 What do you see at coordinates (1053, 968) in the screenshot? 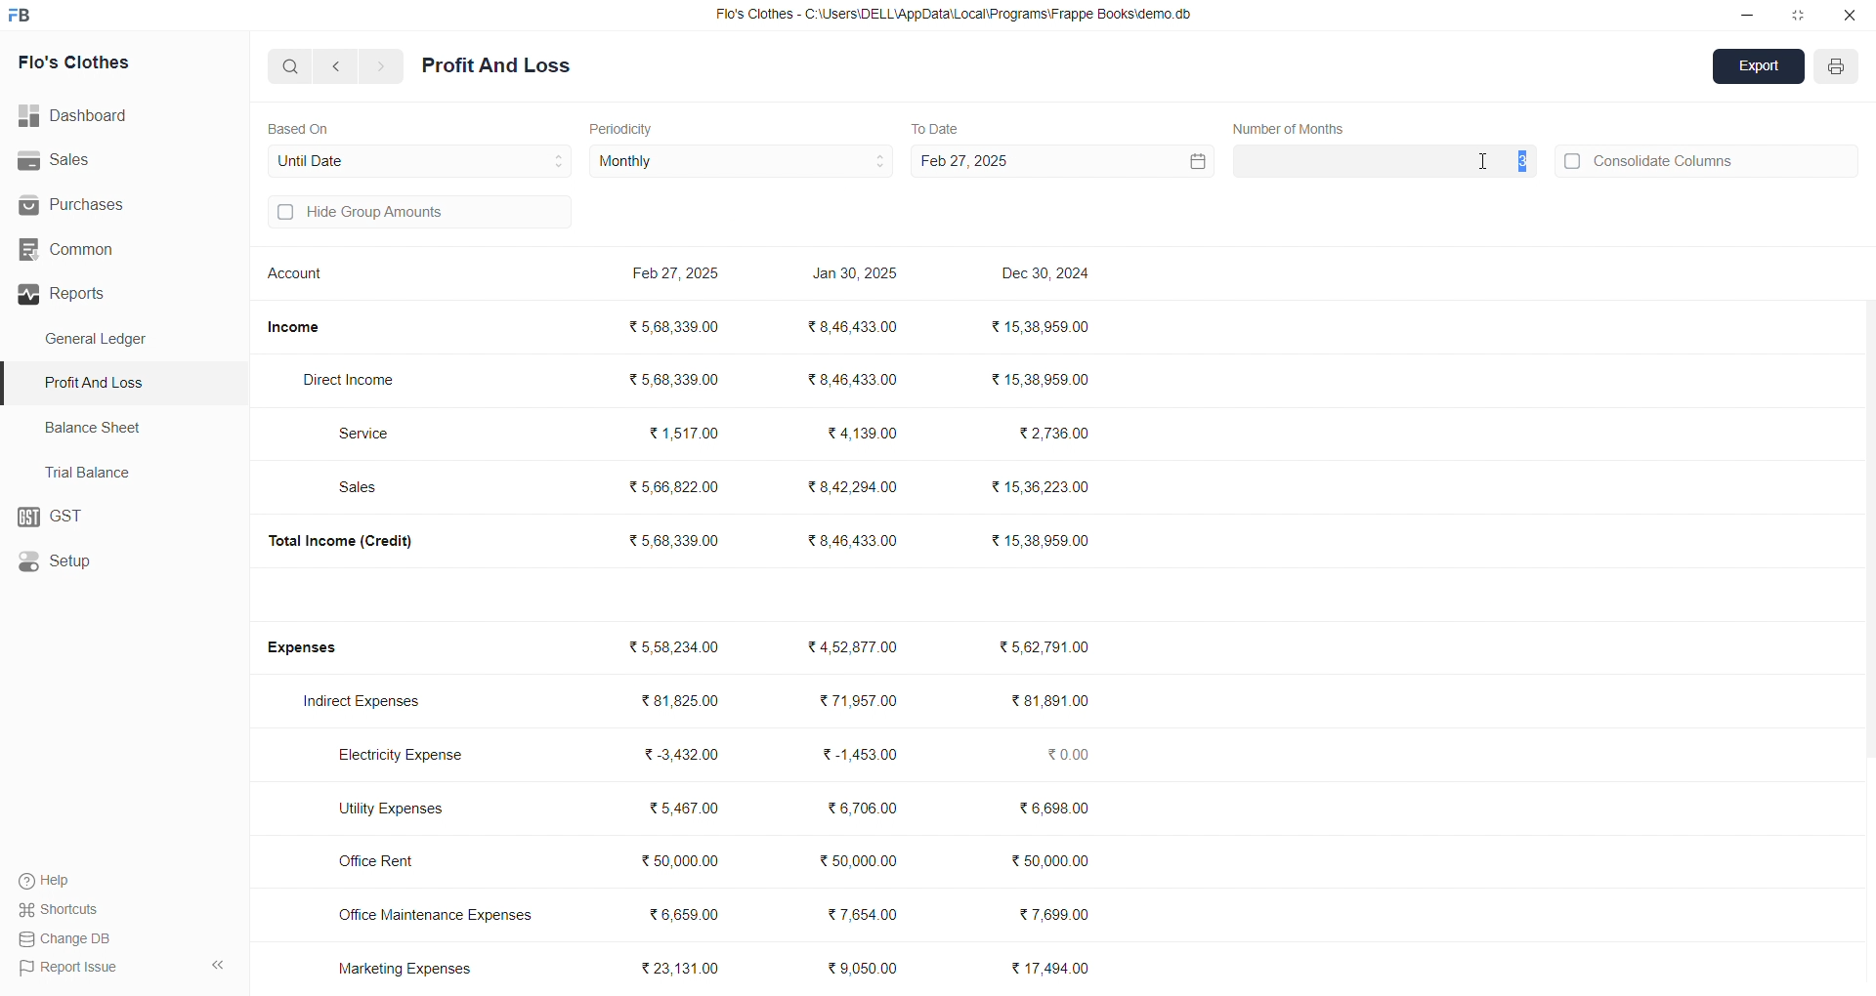
I see `₹ 17,494.00` at bounding box center [1053, 968].